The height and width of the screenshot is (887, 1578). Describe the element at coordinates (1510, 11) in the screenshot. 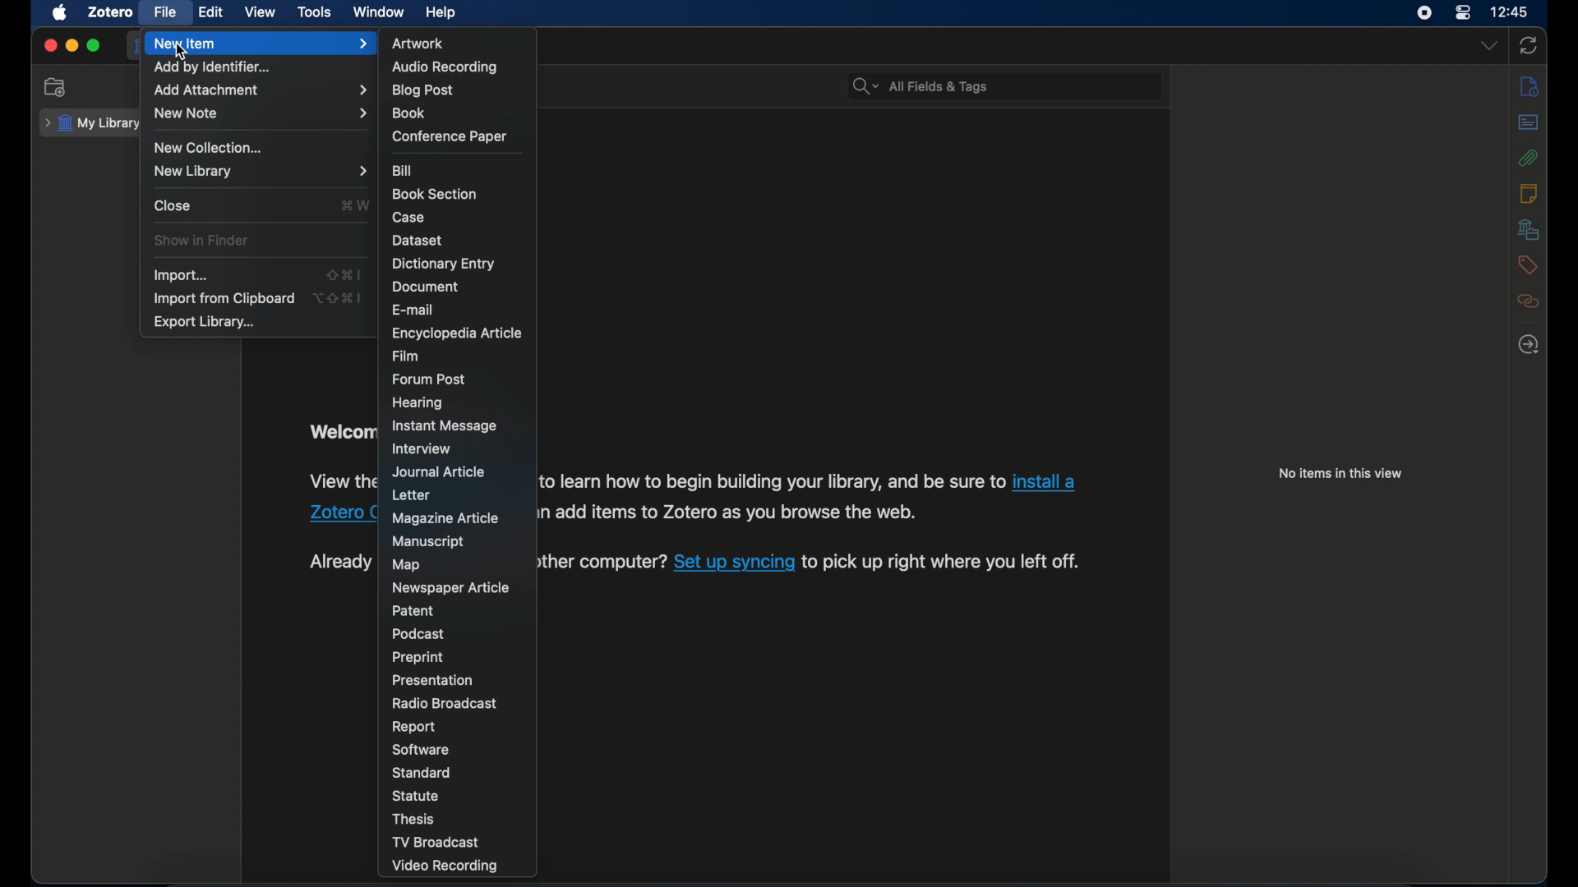

I see `time` at that location.